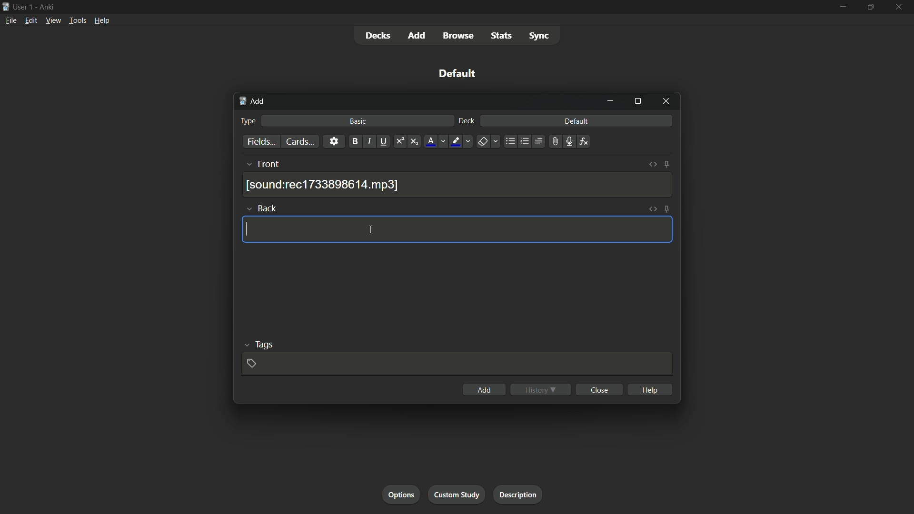  I want to click on cursor, so click(244, 230).